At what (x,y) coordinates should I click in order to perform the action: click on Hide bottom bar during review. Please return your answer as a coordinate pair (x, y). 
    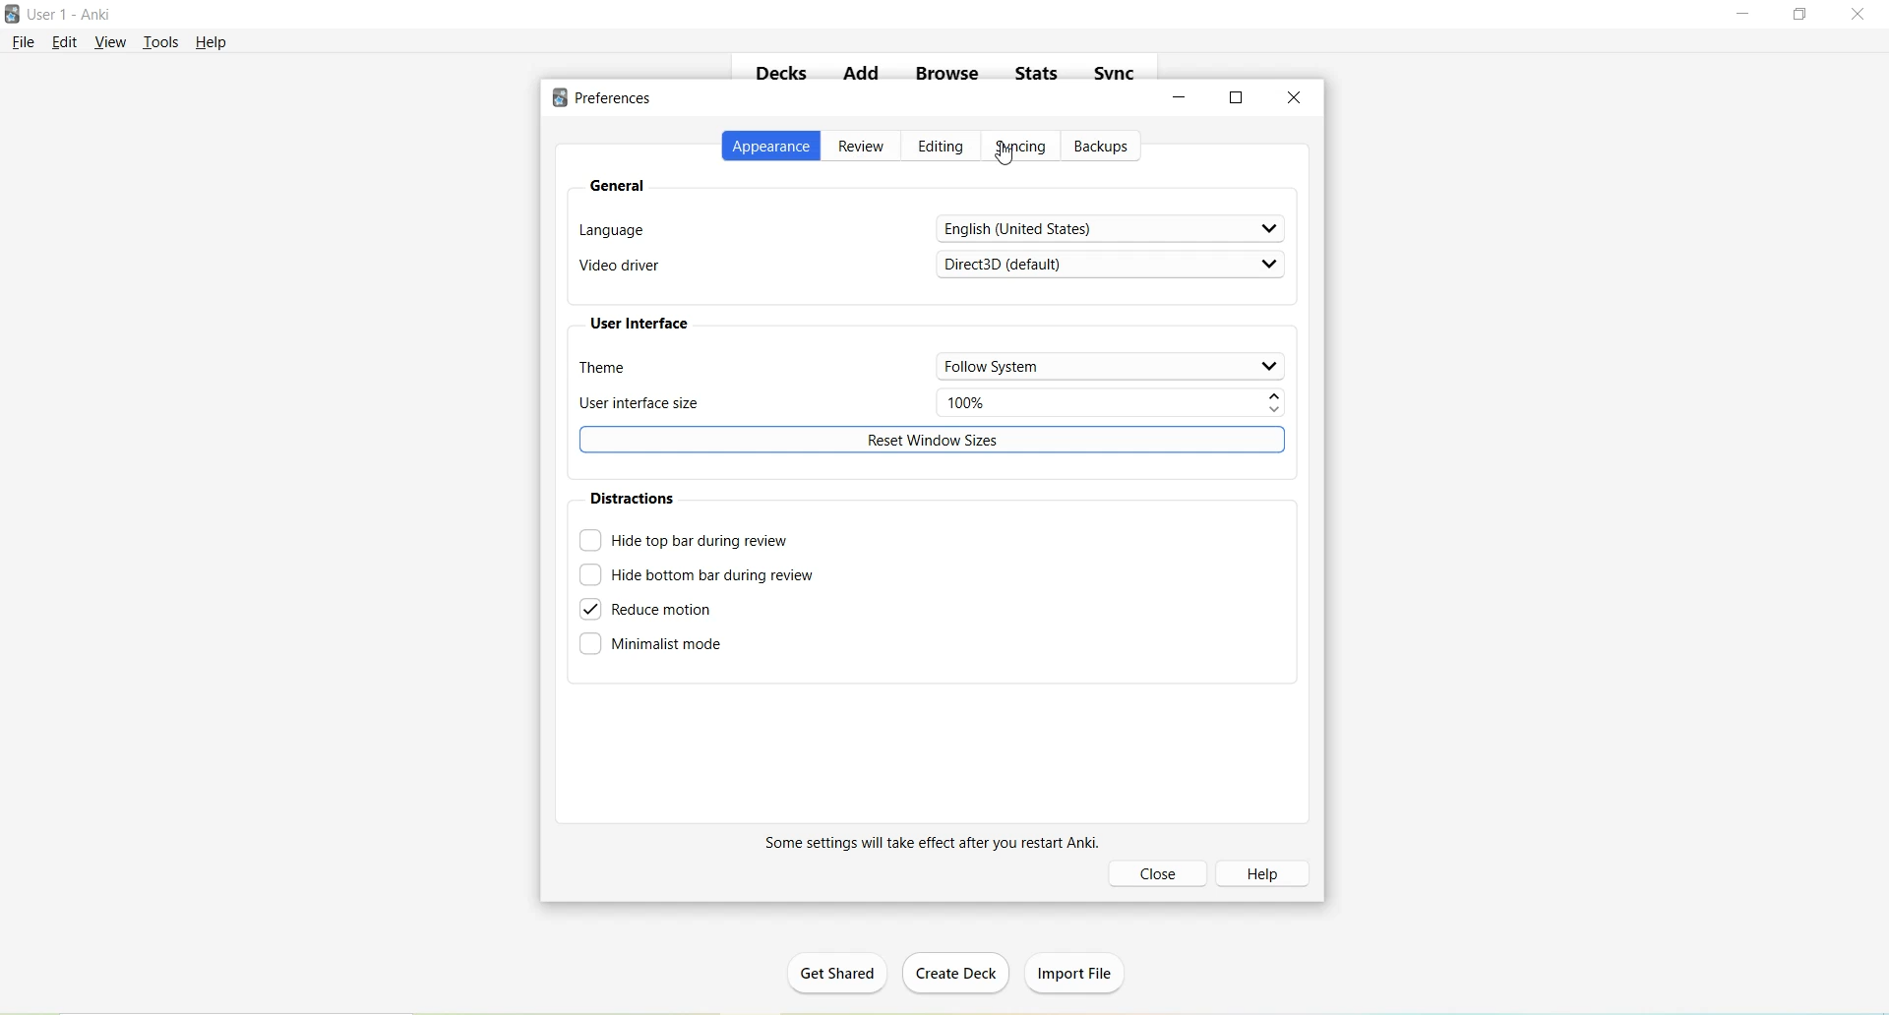
    Looking at the image, I should click on (698, 575).